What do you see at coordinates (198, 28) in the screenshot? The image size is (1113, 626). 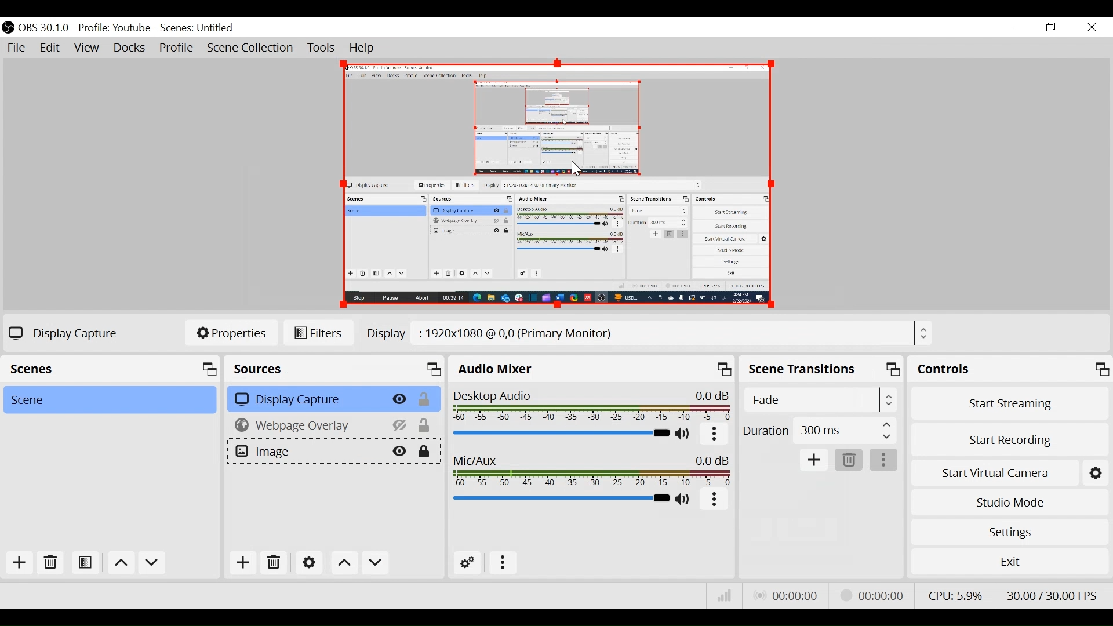 I see `Scenes` at bounding box center [198, 28].